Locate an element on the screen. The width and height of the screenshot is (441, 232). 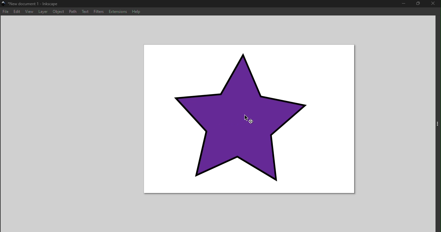
Path is located at coordinates (74, 11).